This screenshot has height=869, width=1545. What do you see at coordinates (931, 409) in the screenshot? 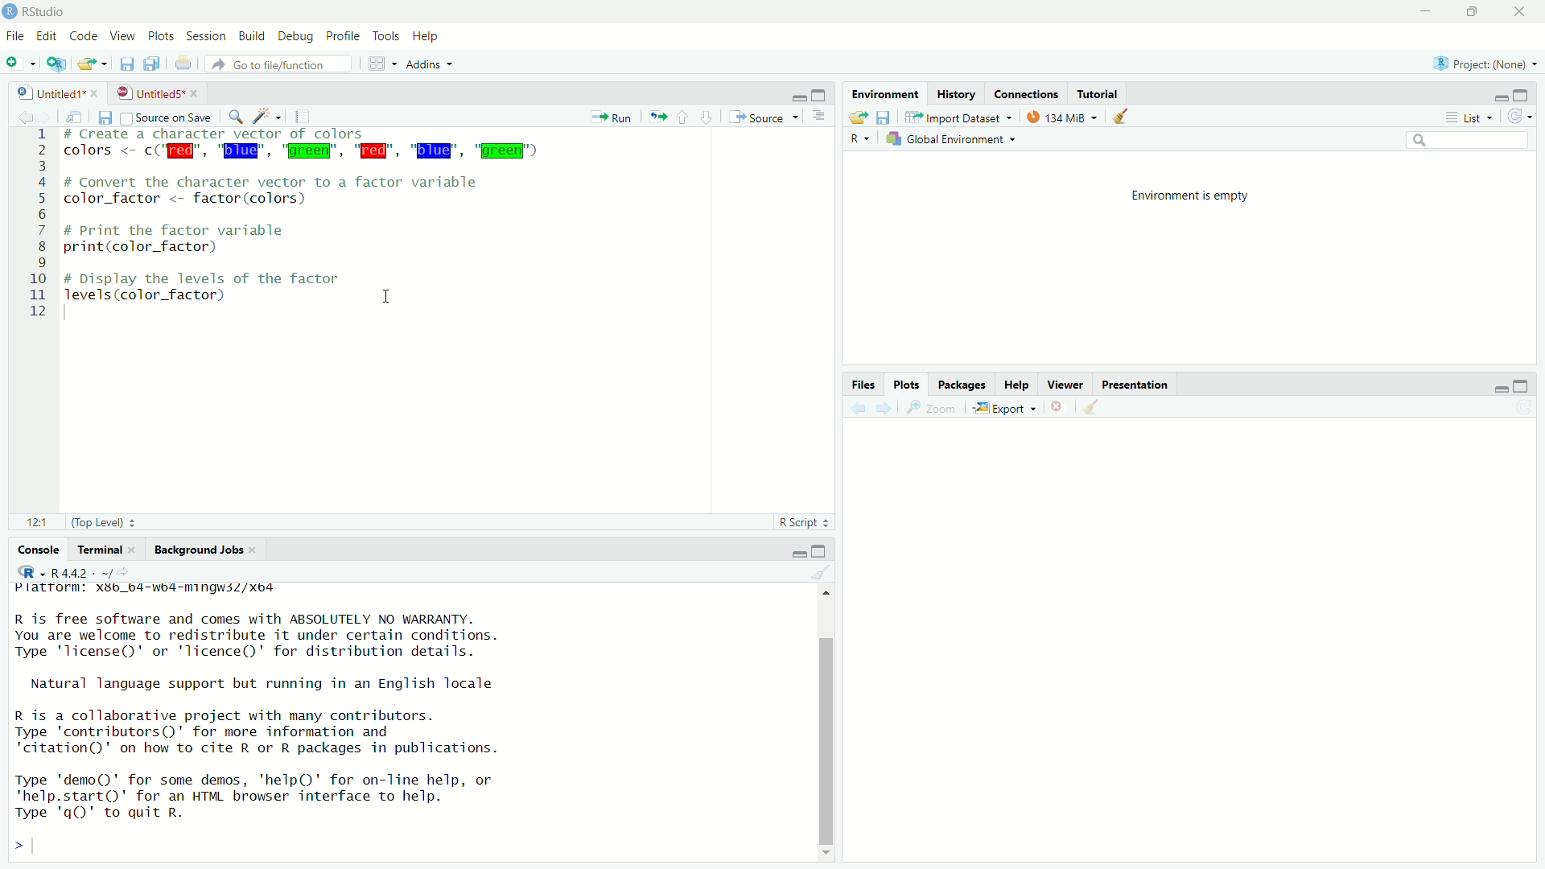
I see `view a larger version of the plot in new window` at bounding box center [931, 409].